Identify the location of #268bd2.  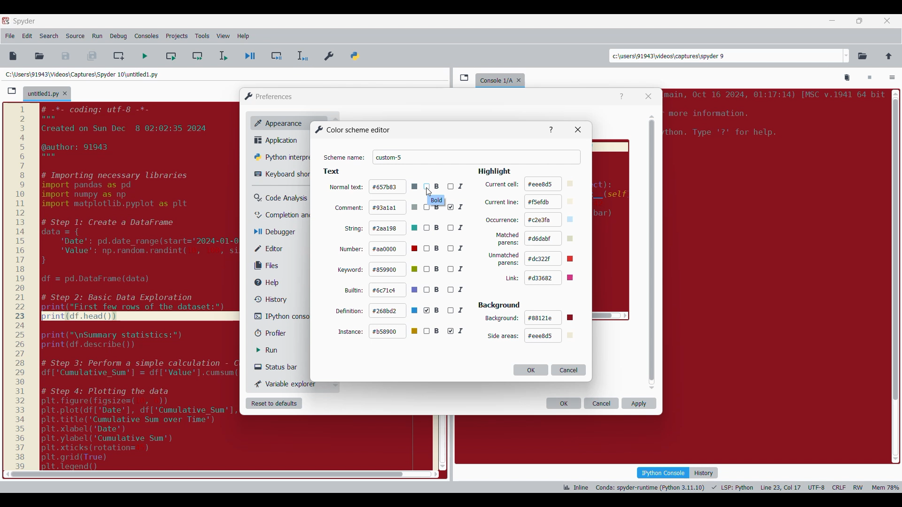
(394, 311).